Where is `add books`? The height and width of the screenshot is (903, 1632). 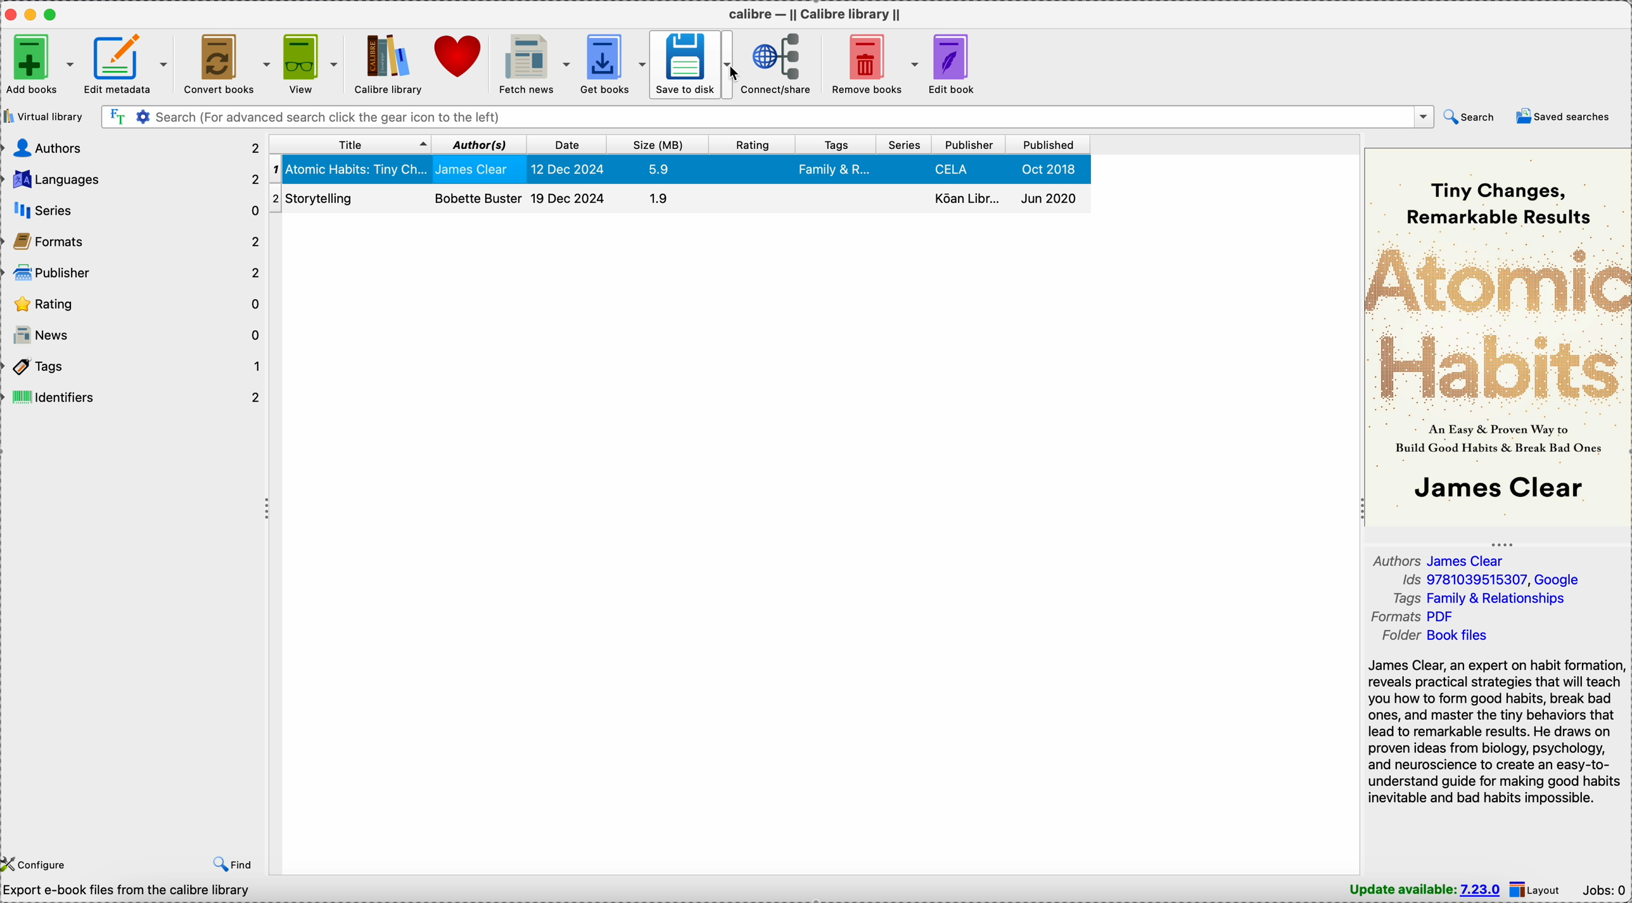 add books is located at coordinates (40, 63).